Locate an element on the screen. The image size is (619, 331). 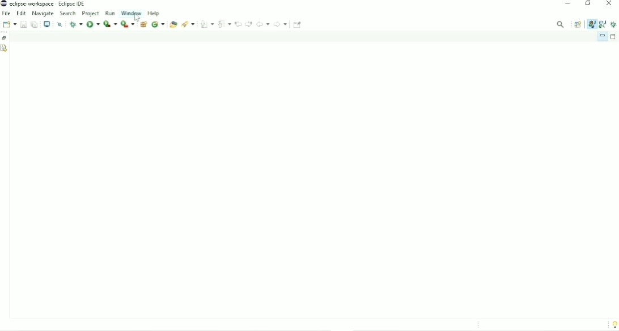
Jav is located at coordinates (591, 25).